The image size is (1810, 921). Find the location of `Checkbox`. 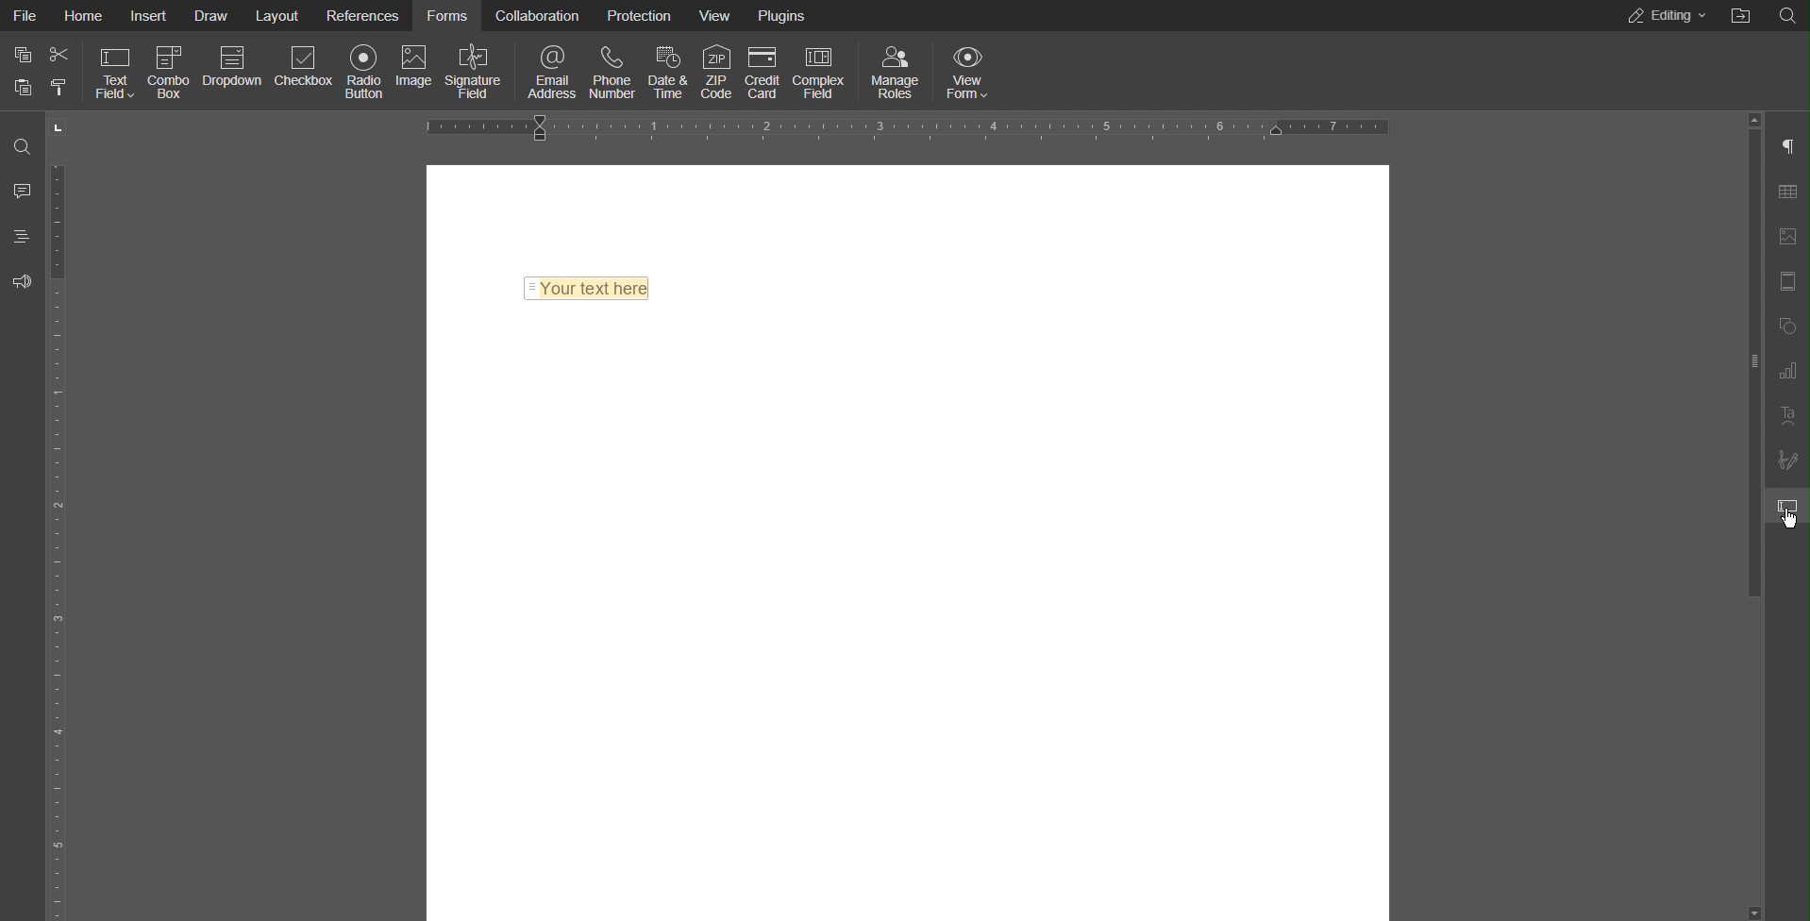

Checkbox is located at coordinates (305, 72).